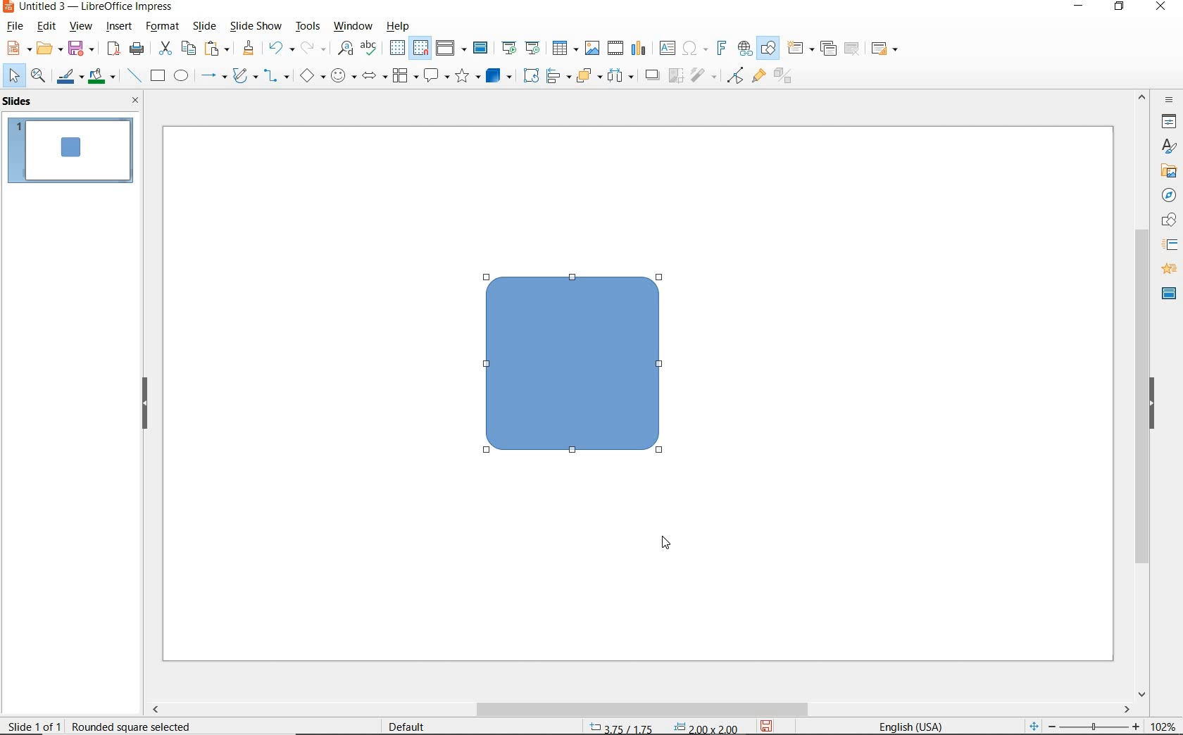 This screenshot has height=735, width=1183. I want to click on shadow, so click(653, 75).